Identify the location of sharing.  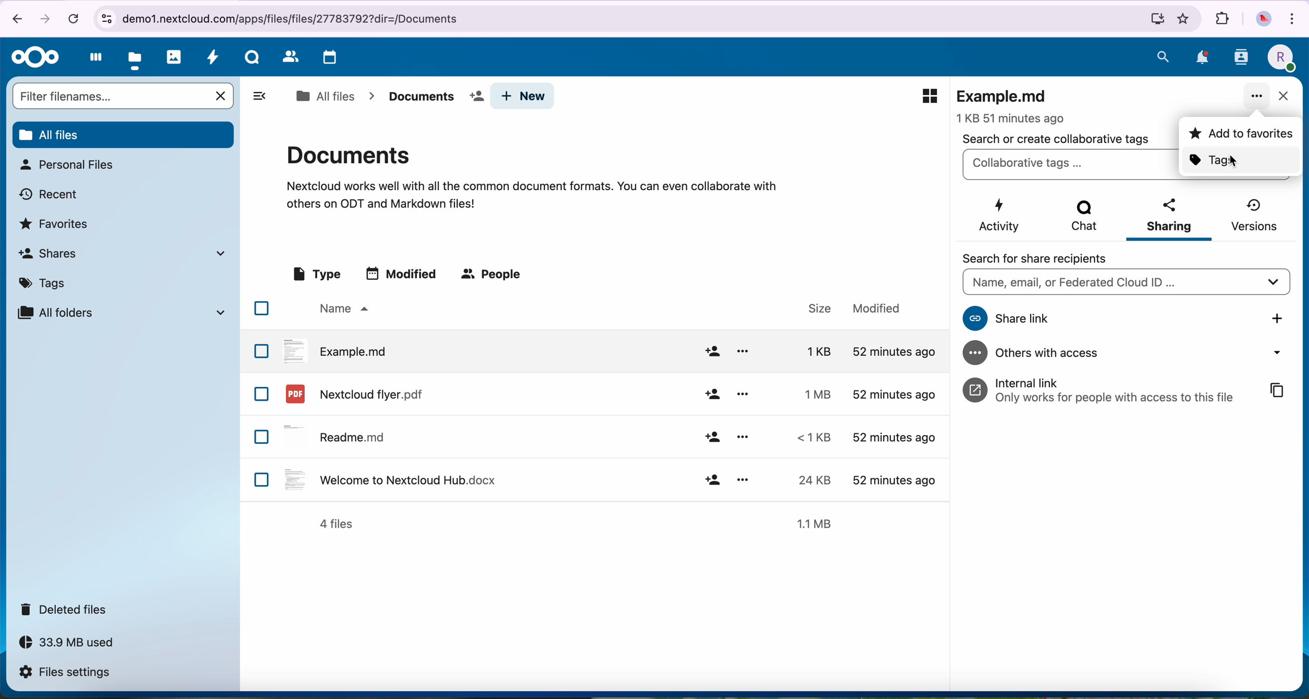
(1170, 218).